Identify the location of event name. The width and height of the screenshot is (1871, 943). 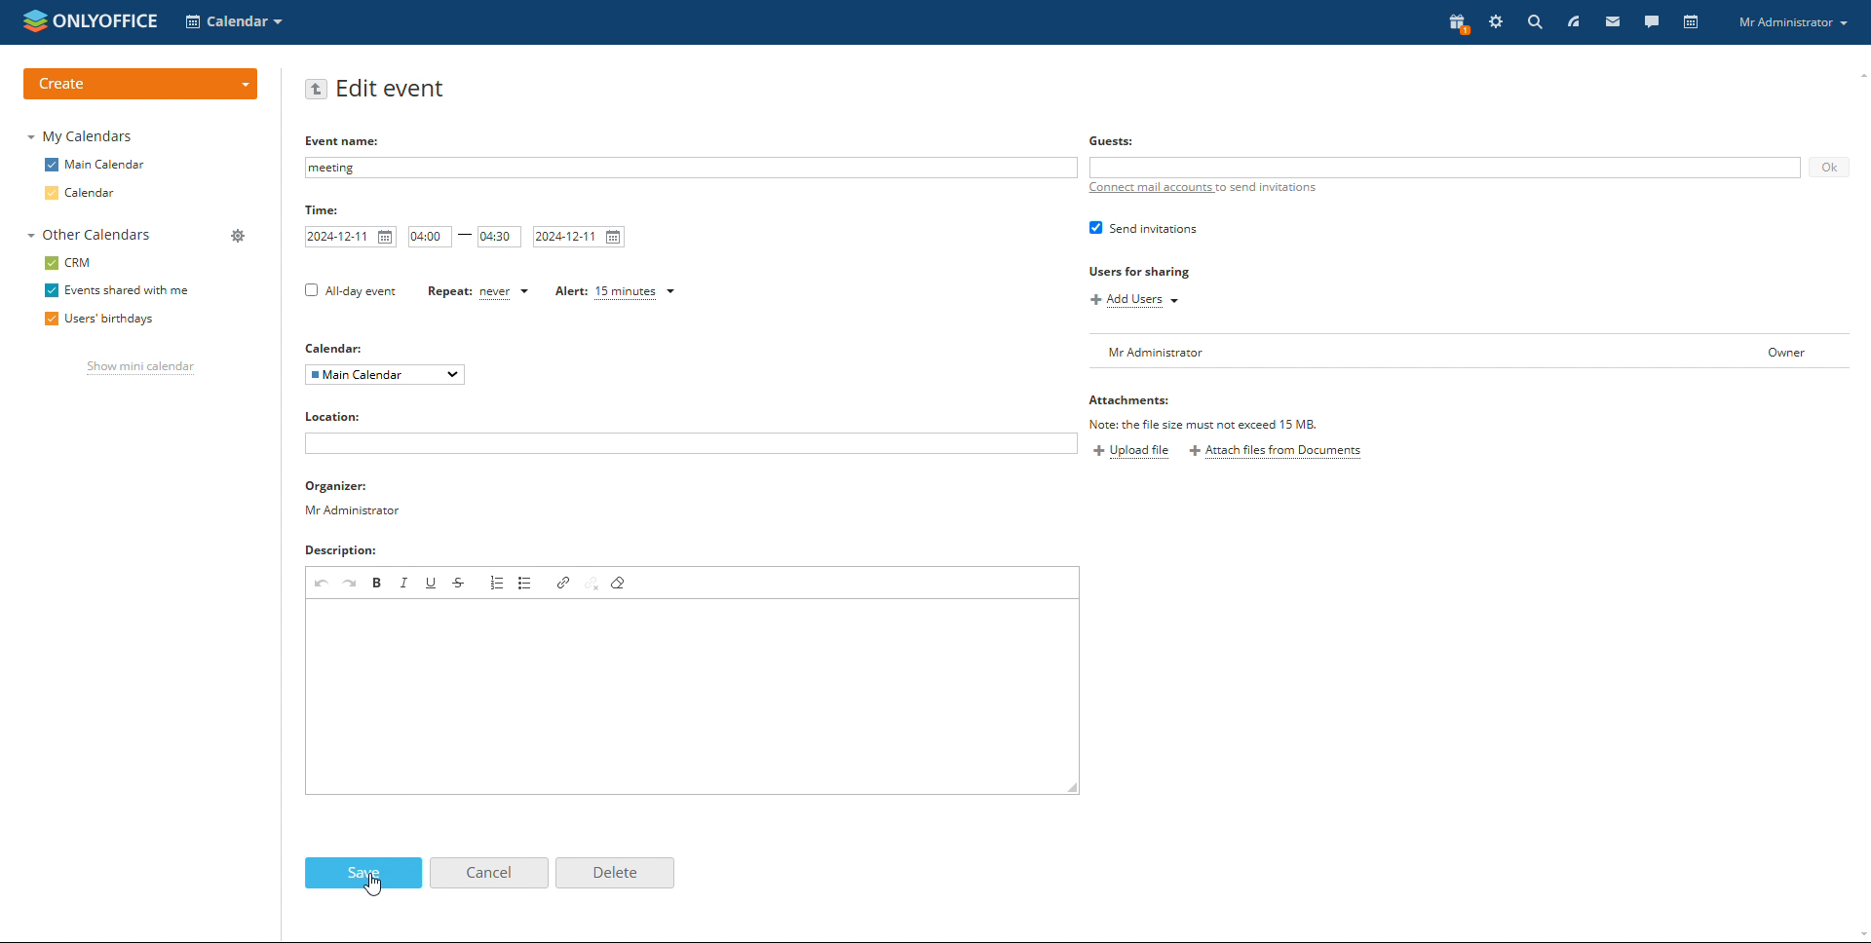
(692, 168).